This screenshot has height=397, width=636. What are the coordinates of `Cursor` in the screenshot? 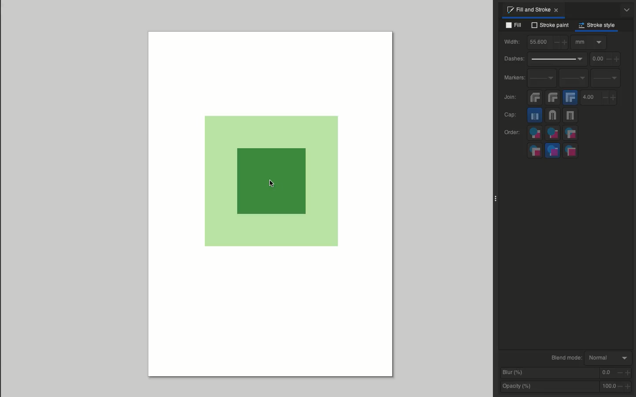 It's located at (273, 182).